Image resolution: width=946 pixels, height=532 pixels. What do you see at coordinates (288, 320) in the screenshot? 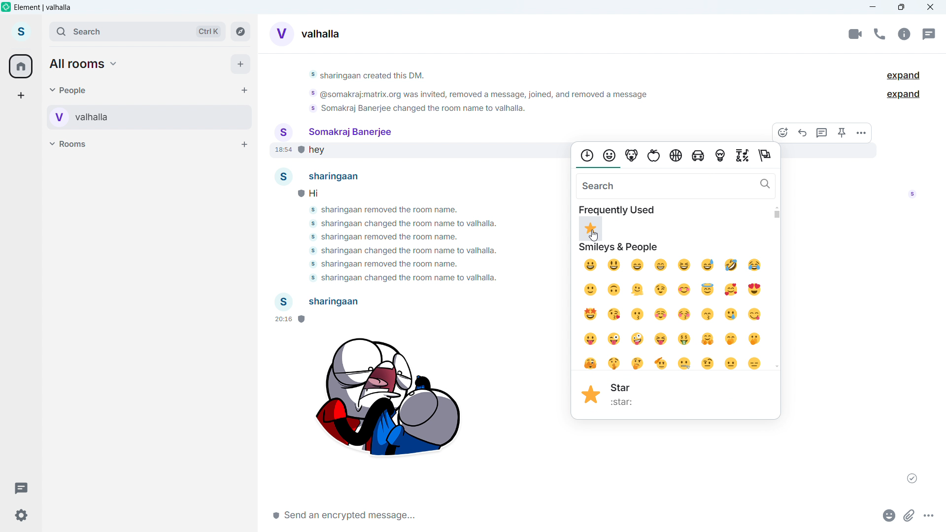
I see `Time of sending` at bounding box center [288, 320].